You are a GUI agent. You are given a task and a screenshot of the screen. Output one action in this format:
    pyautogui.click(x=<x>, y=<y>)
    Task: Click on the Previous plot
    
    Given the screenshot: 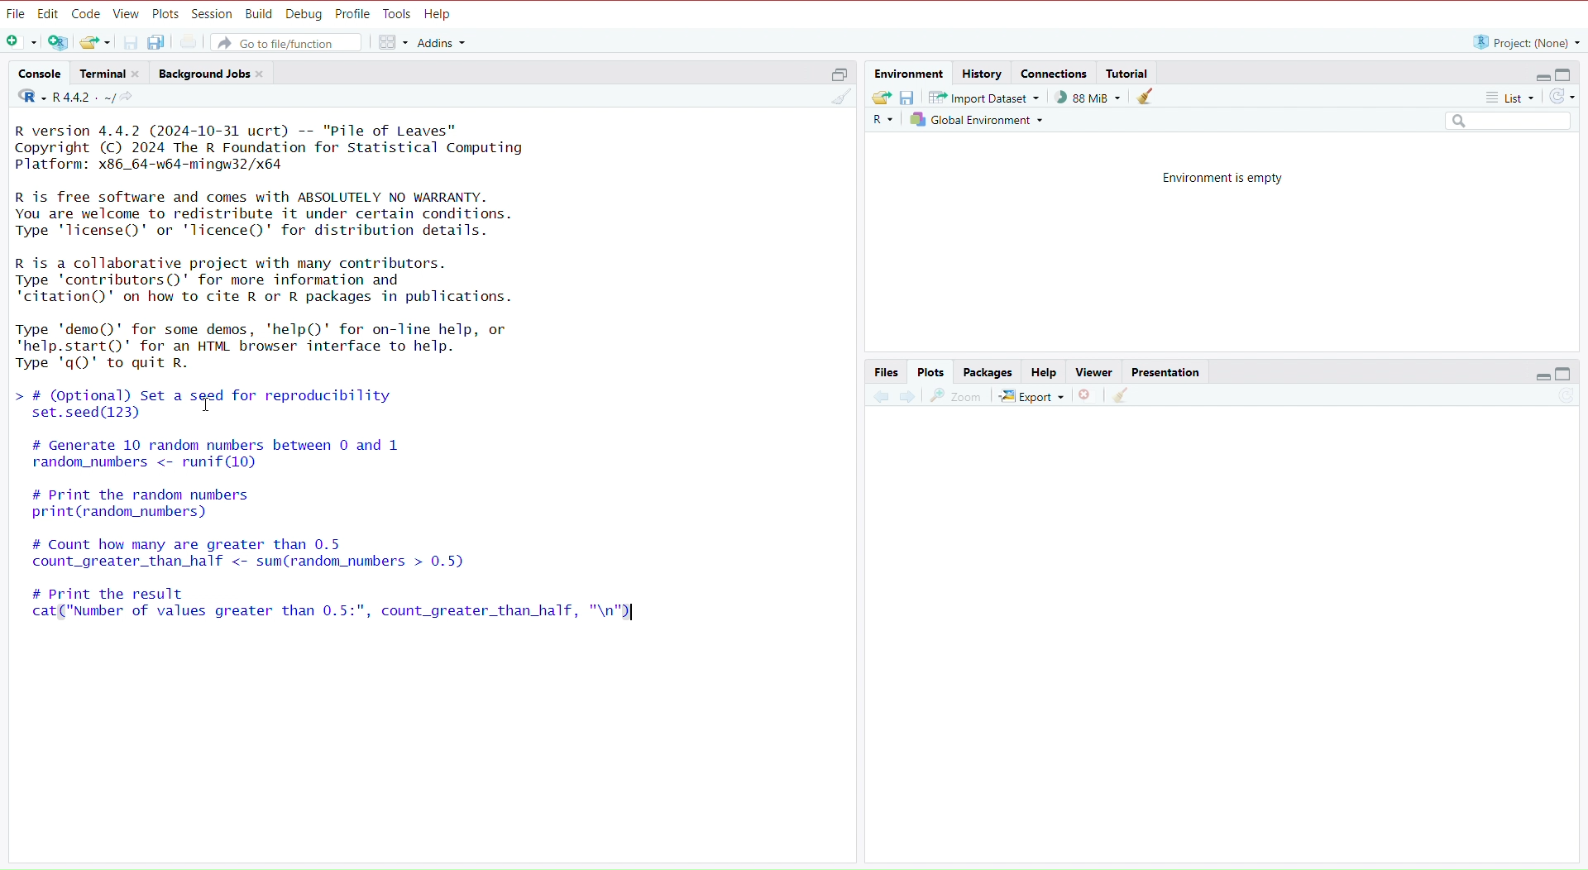 What is the action you would take?
    pyautogui.click(x=881, y=394)
    